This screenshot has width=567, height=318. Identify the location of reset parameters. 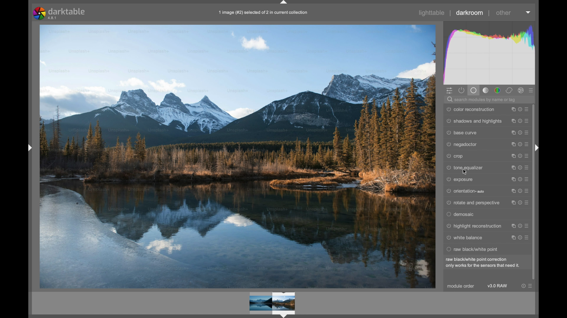
(520, 133).